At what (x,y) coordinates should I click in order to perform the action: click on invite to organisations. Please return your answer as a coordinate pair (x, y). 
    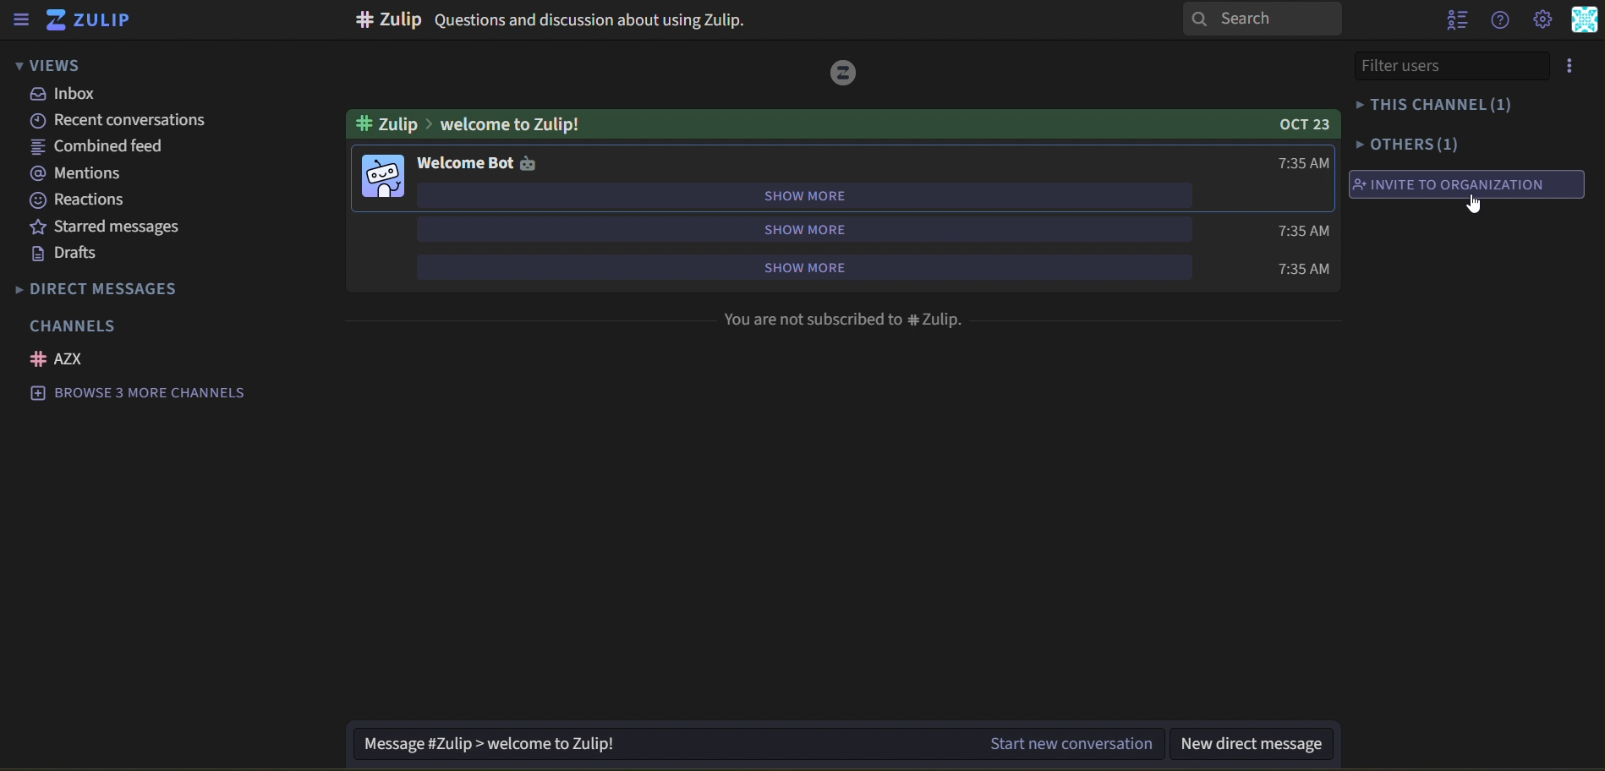
    Looking at the image, I should click on (1451, 184).